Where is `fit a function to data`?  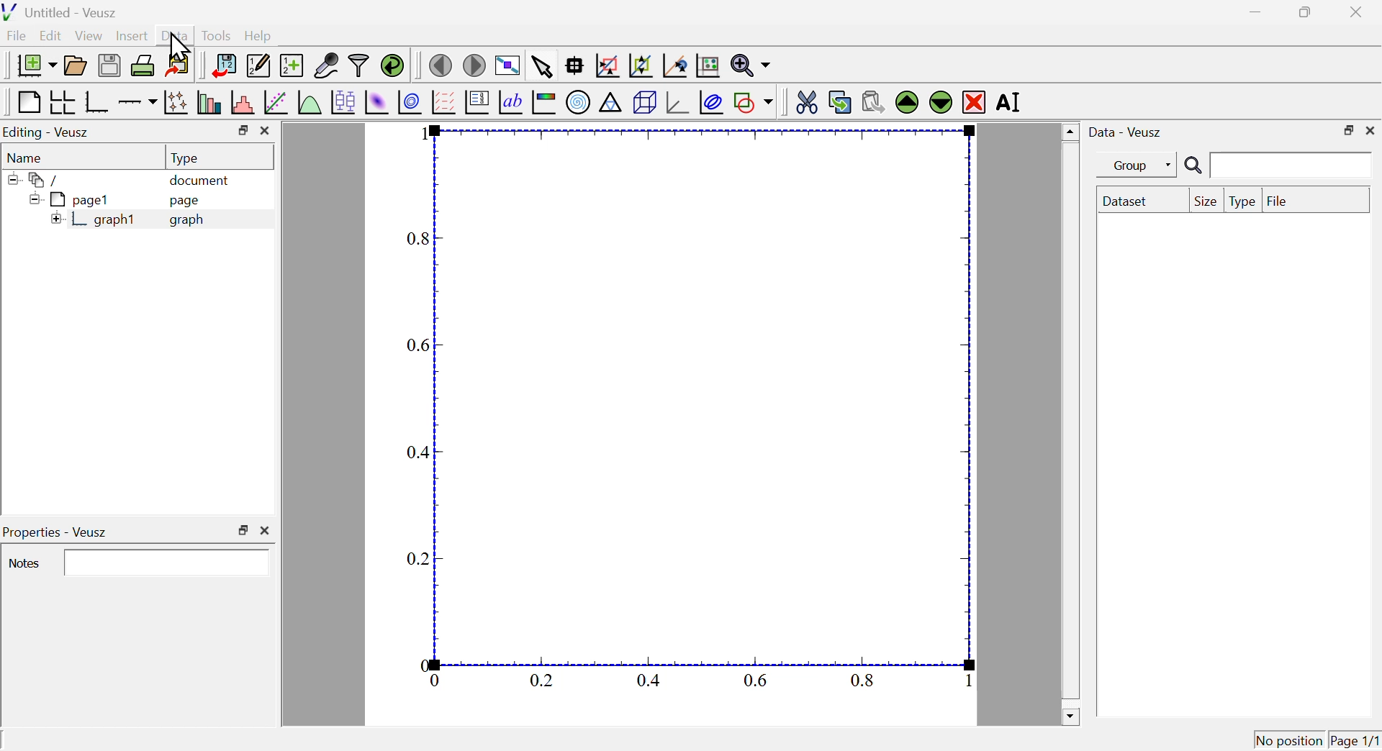
fit a function to data is located at coordinates (275, 103).